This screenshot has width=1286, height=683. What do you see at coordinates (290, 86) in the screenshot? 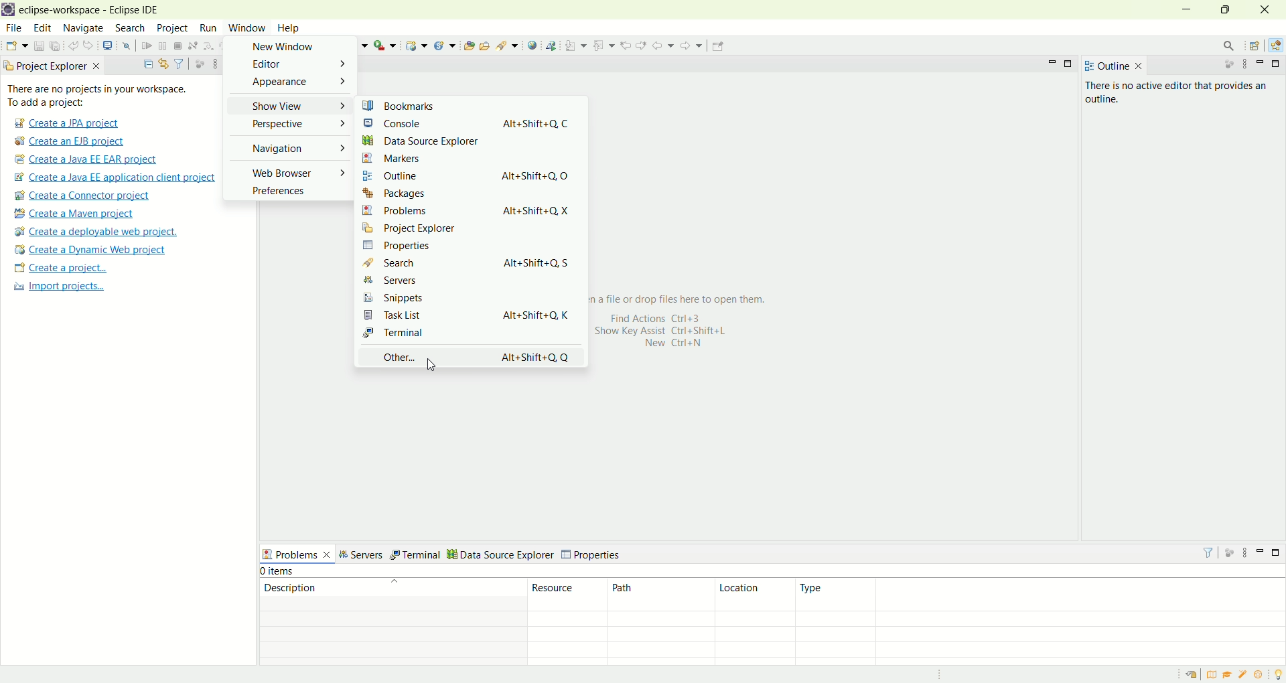
I see `appearance` at bounding box center [290, 86].